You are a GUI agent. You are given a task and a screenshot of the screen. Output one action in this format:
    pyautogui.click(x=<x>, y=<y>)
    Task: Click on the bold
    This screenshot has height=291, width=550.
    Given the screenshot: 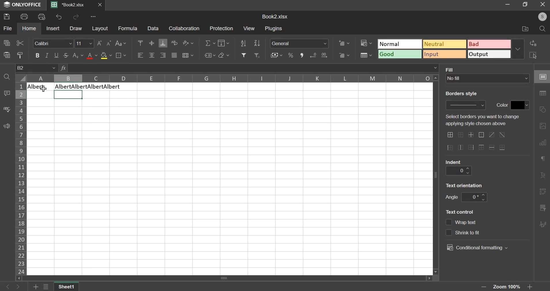 What is the action you would take?
    pyautogui.click(x=37, y=55)
    